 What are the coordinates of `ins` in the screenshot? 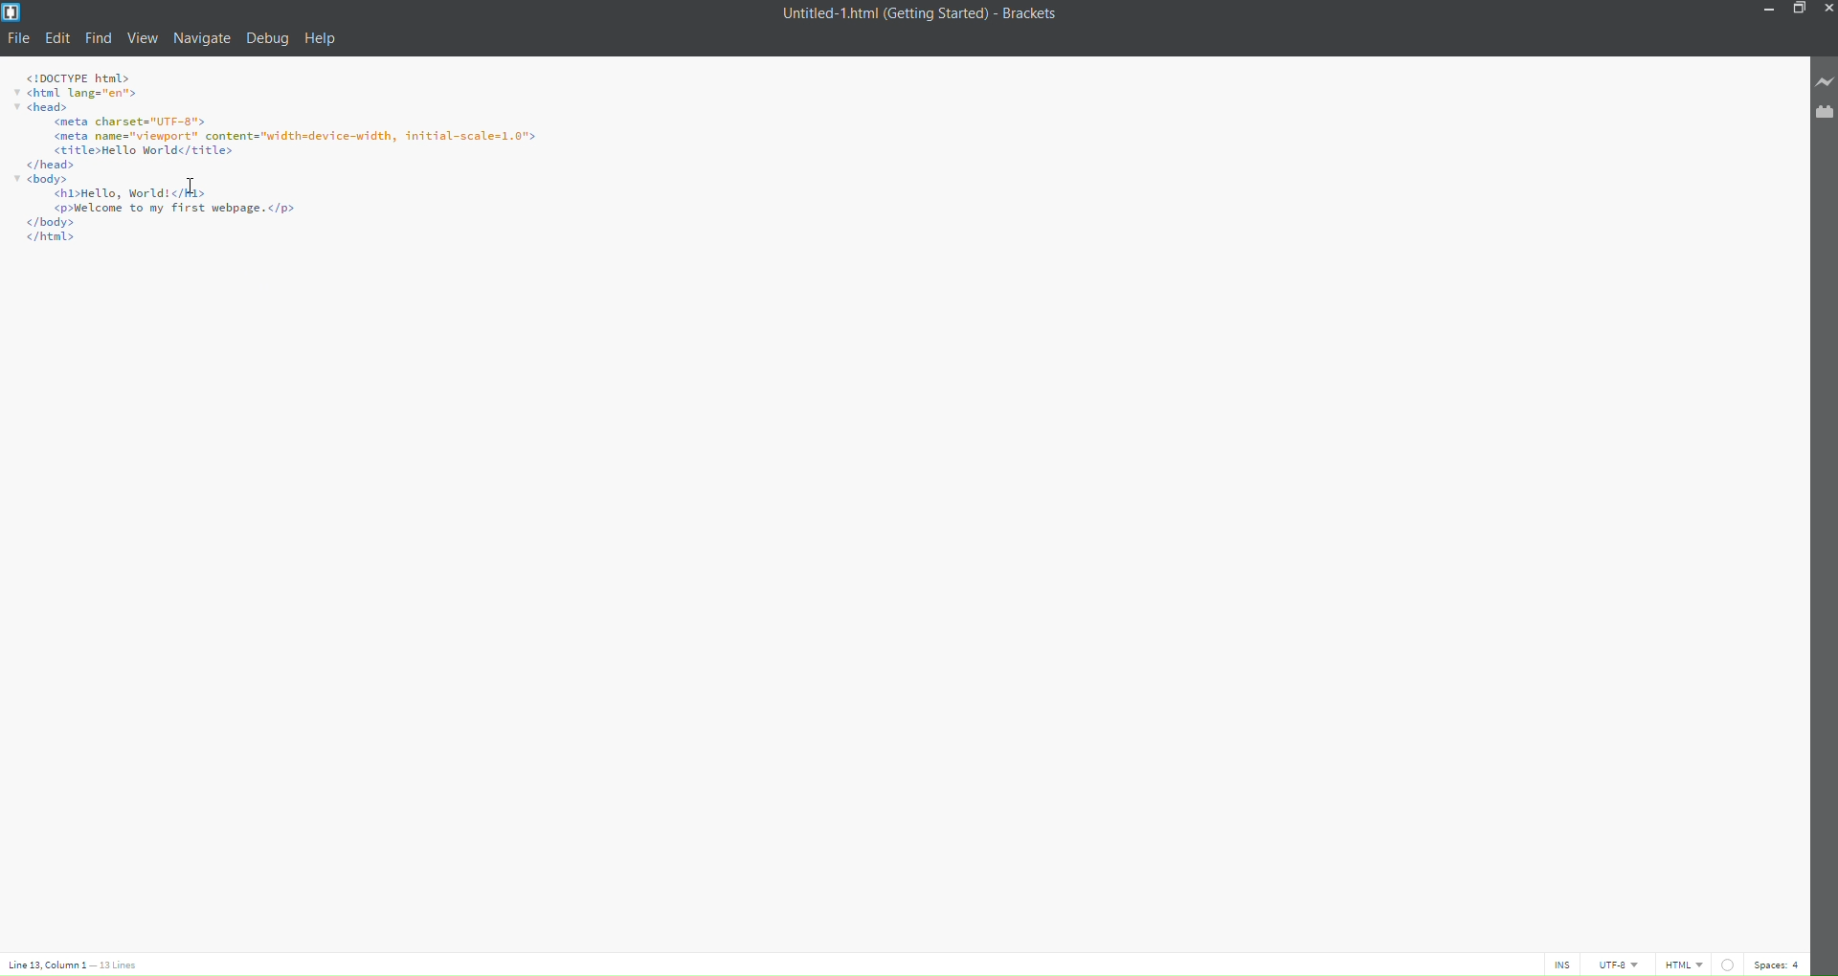 It's located at (1562, 965).